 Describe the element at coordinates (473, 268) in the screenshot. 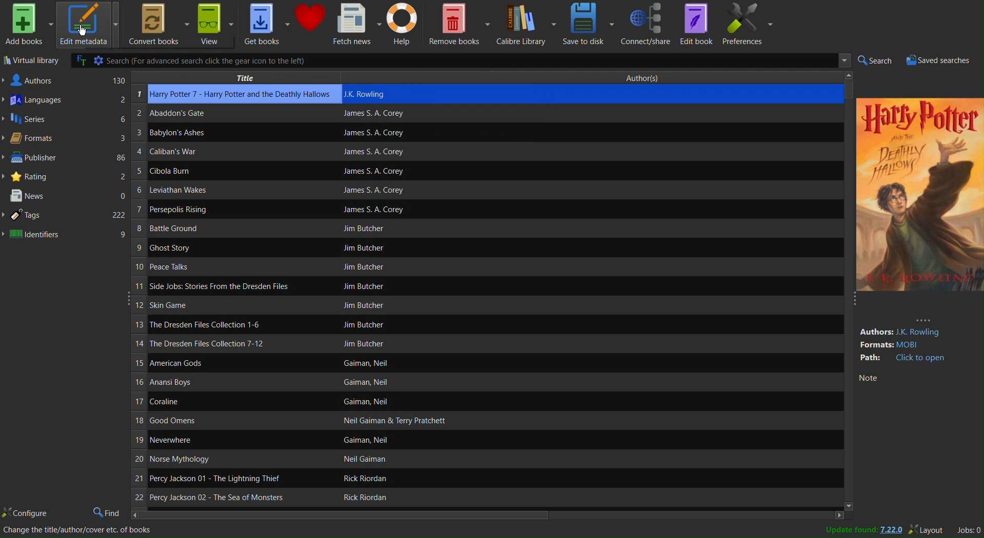

I see `Author’s name` at that location.